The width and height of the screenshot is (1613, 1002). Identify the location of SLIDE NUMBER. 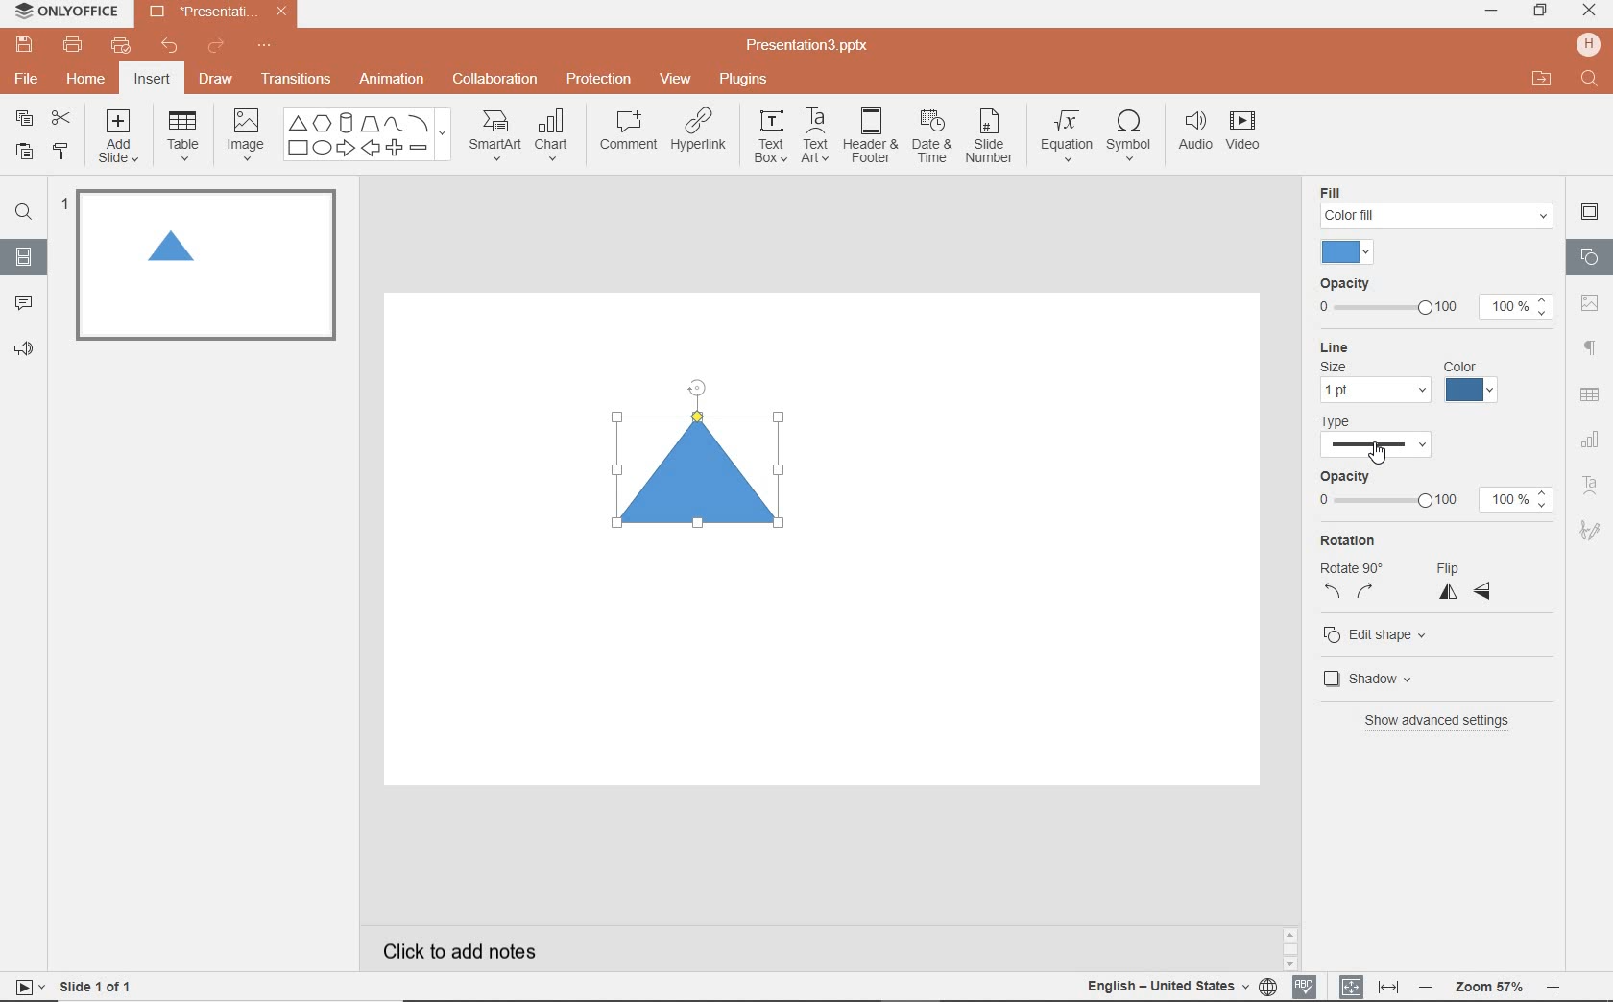
(991, 139).